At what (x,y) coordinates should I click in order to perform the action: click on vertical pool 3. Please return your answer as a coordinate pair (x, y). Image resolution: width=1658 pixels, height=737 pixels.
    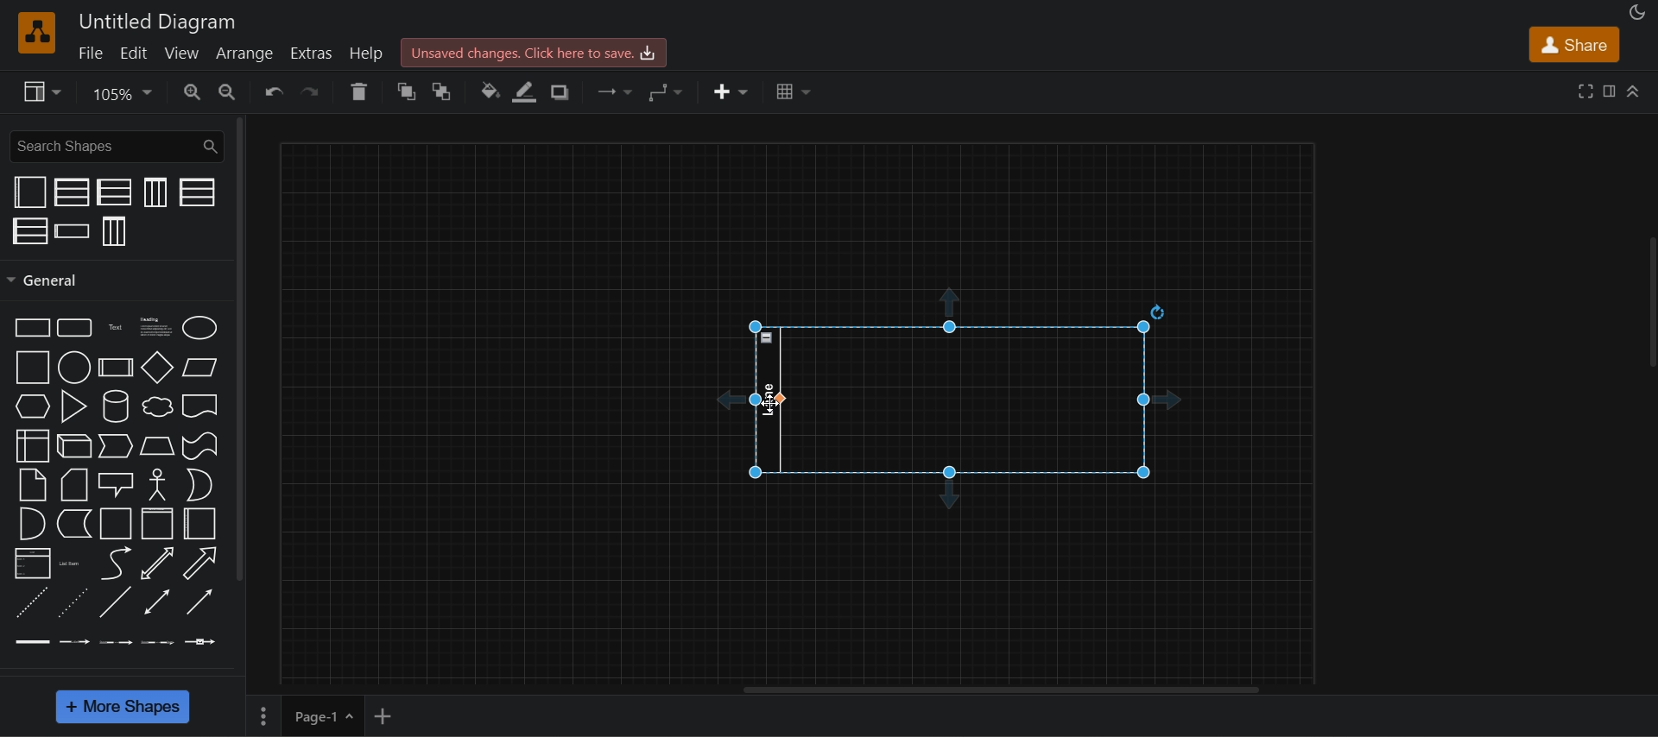
    Looking at the image, I should click on (116, 231).